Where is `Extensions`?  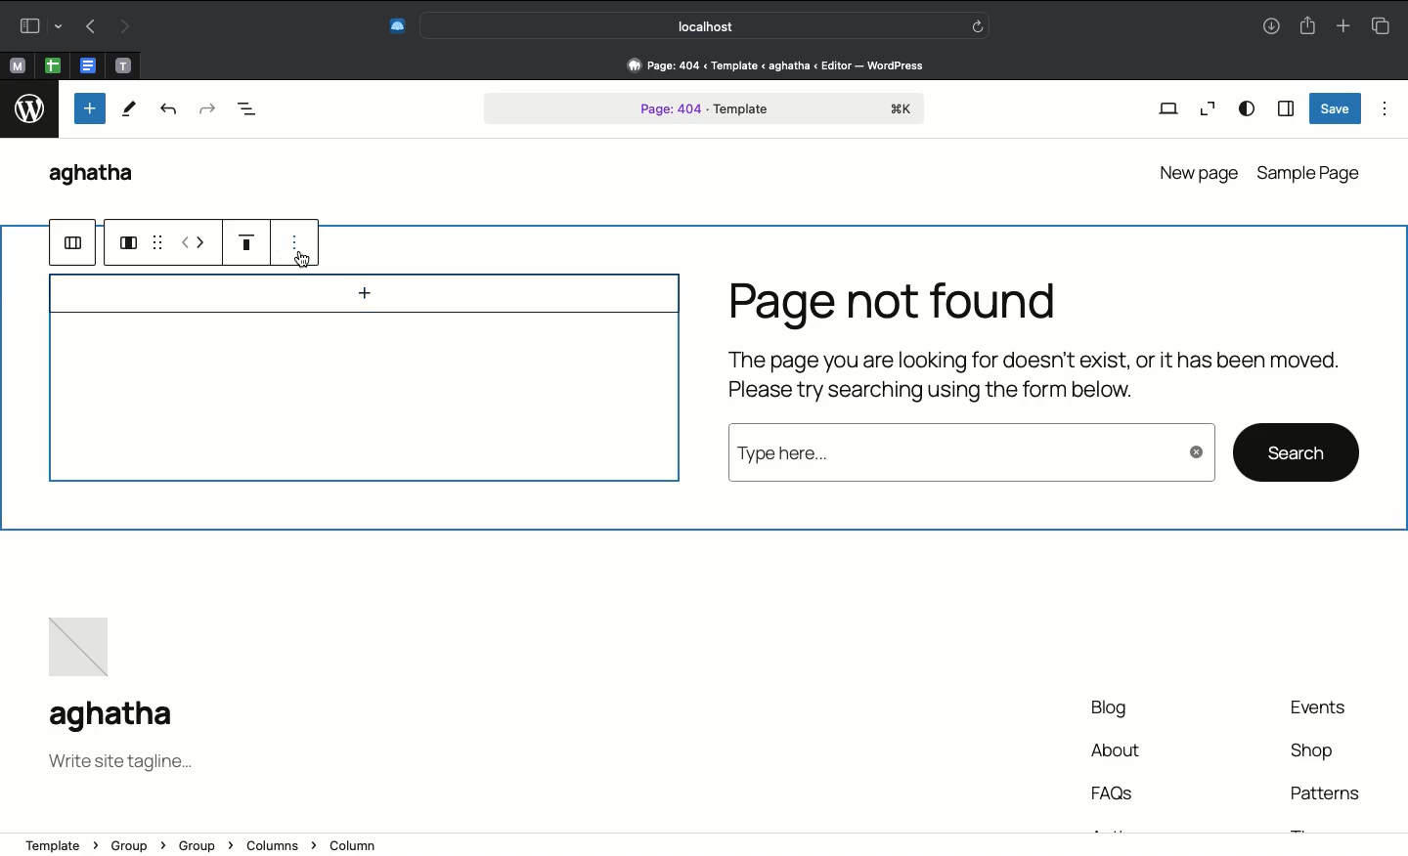 Extensions is located at coordinates (395, 27).